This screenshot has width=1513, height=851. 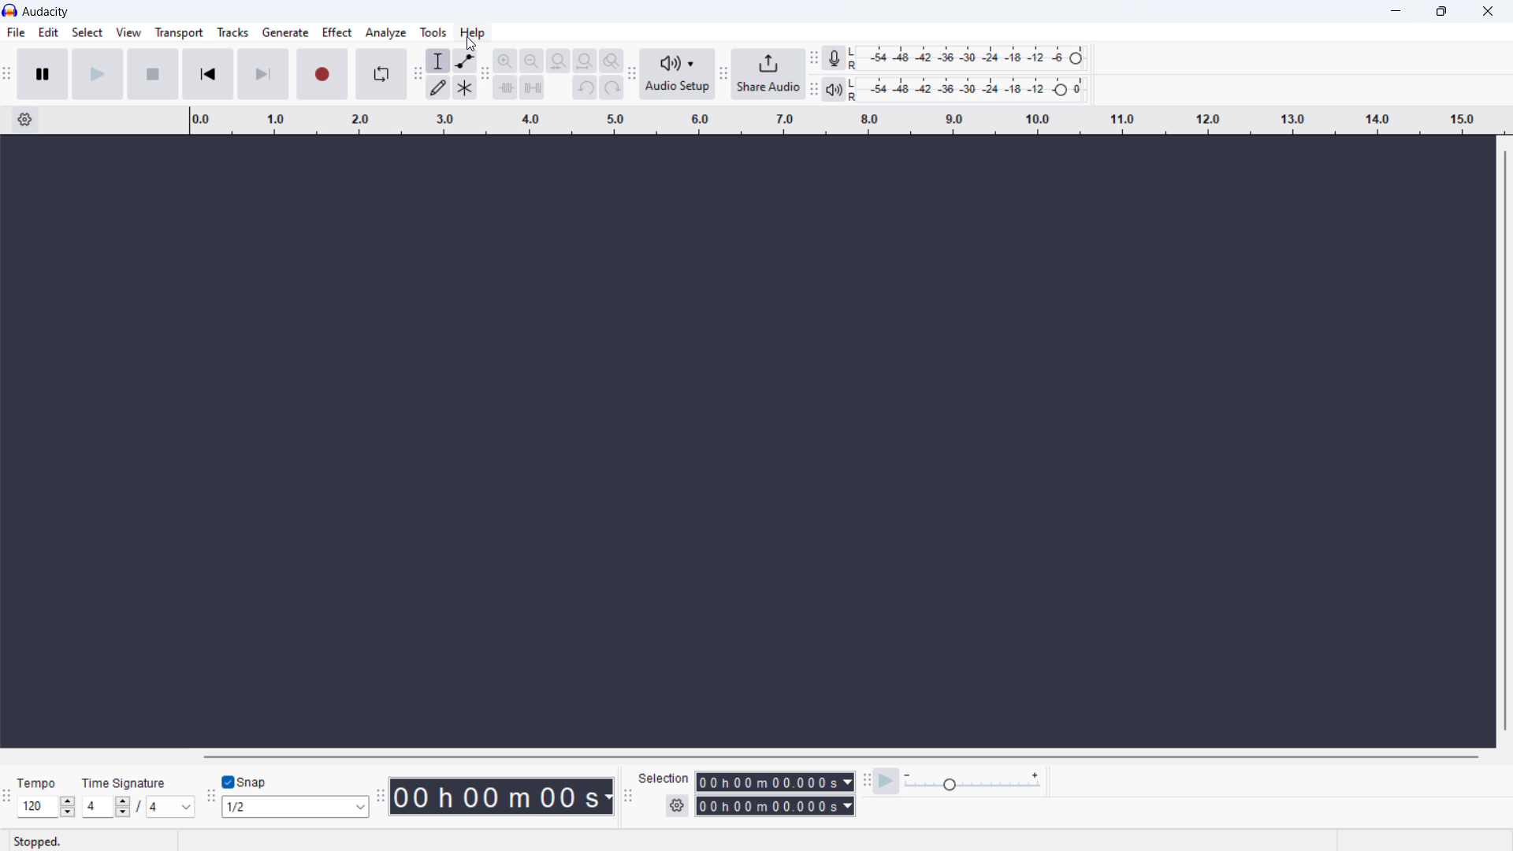 What do you see at coordinates (506, 60) in the screenshot?
I see `zoom in` at bounding box center [506, 60].